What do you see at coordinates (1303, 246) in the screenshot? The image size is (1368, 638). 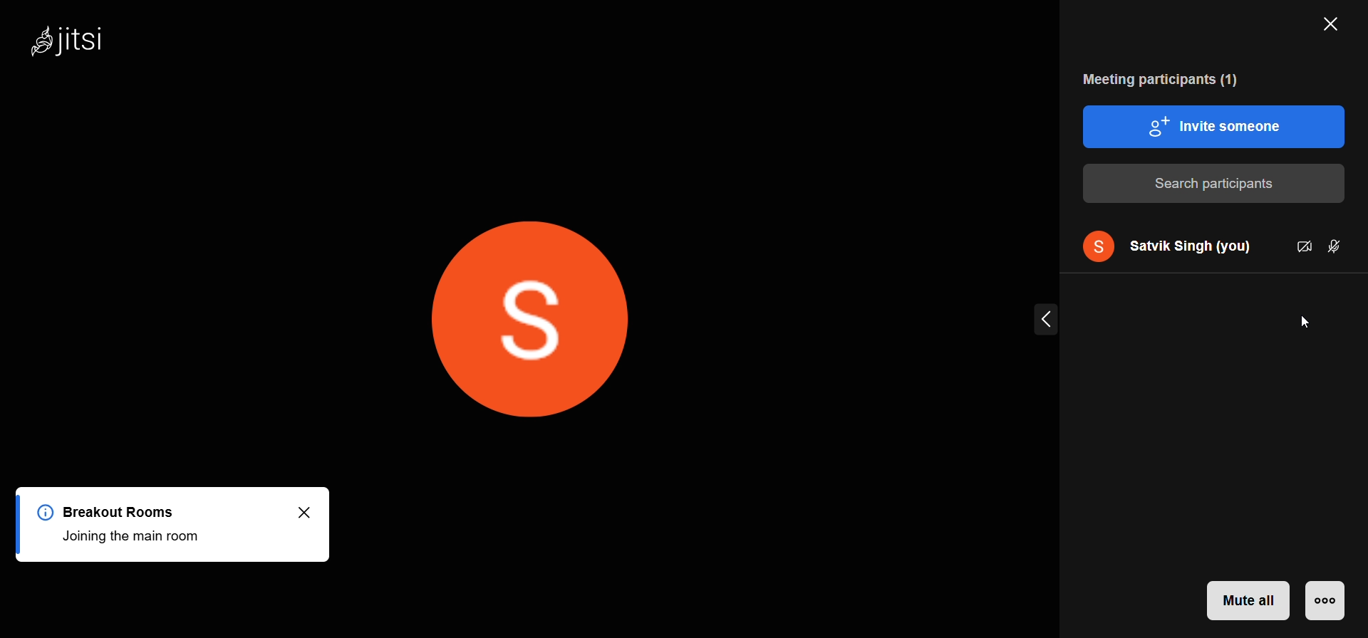 I see `camera` at bounding box center [1303, 246].